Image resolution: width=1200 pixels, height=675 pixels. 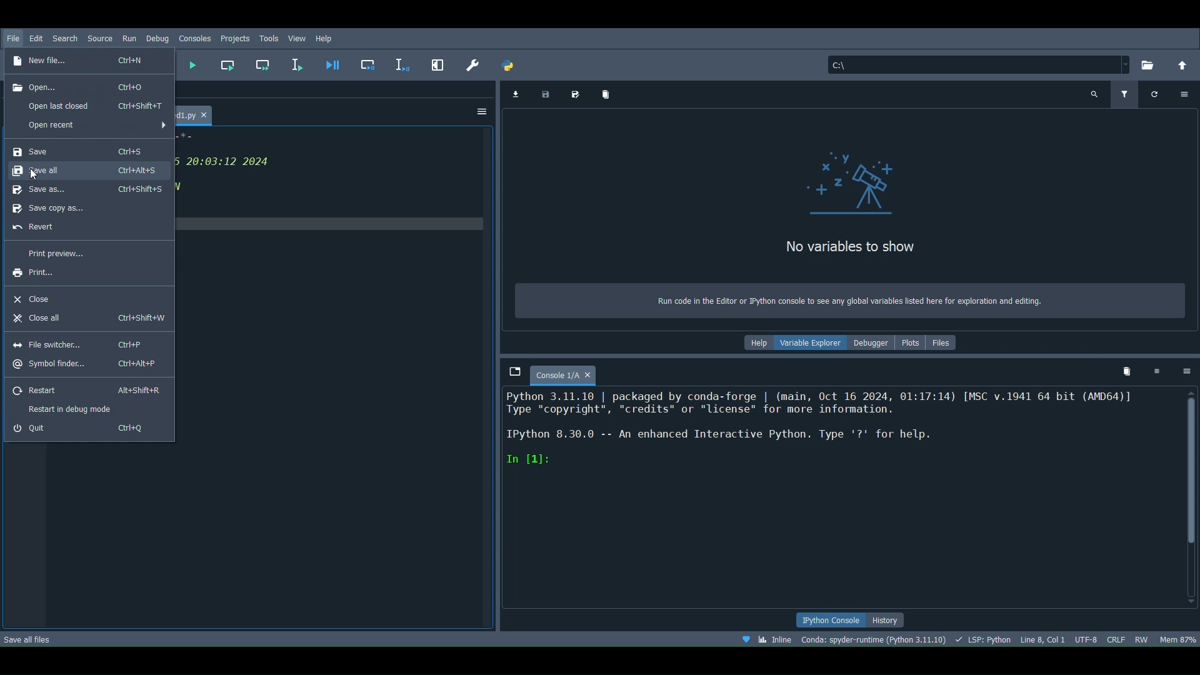 I want to click on Save data, so click(x=544, y=93).